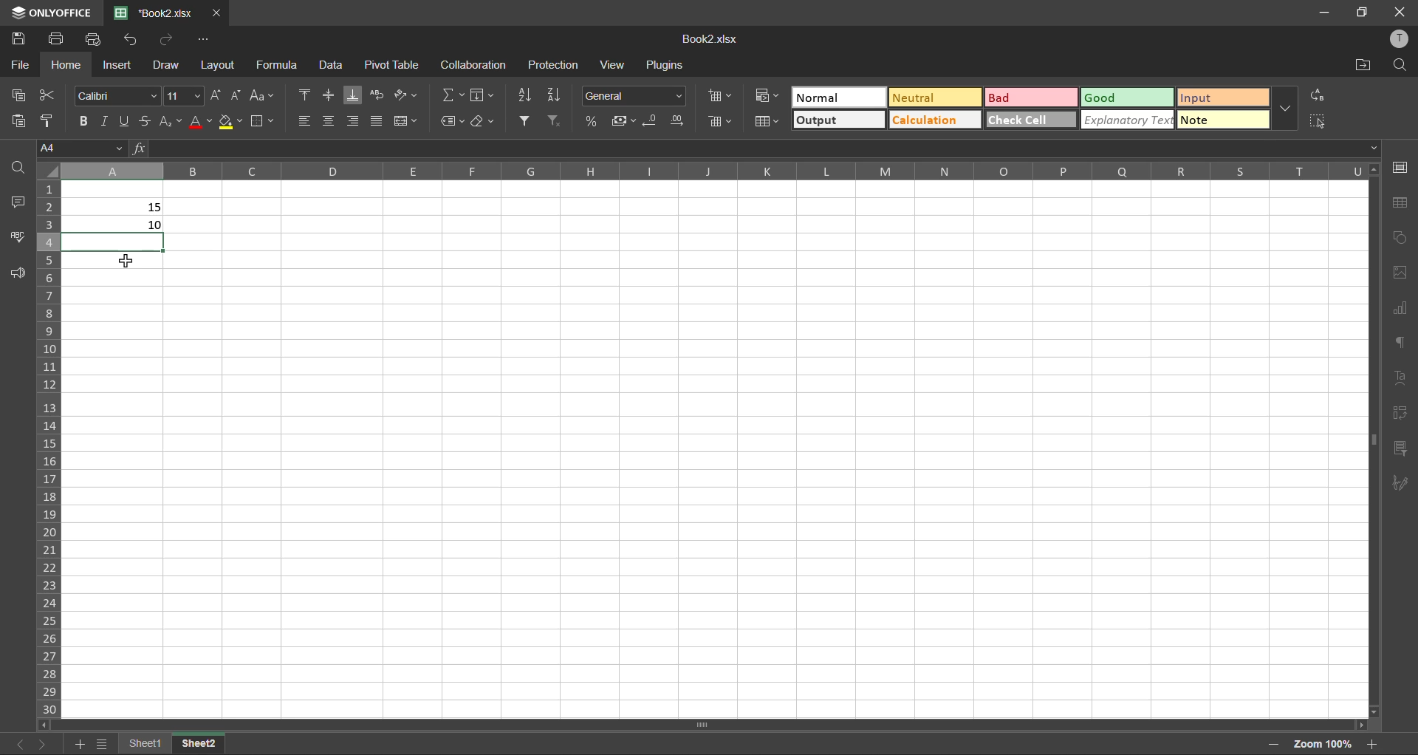 Image resolution: width=1418 pixels, height=755 pixels. What do you see at coordinates (376, 95) in the screenshot?
I see `wrap text` at bounding box center [376, 95].